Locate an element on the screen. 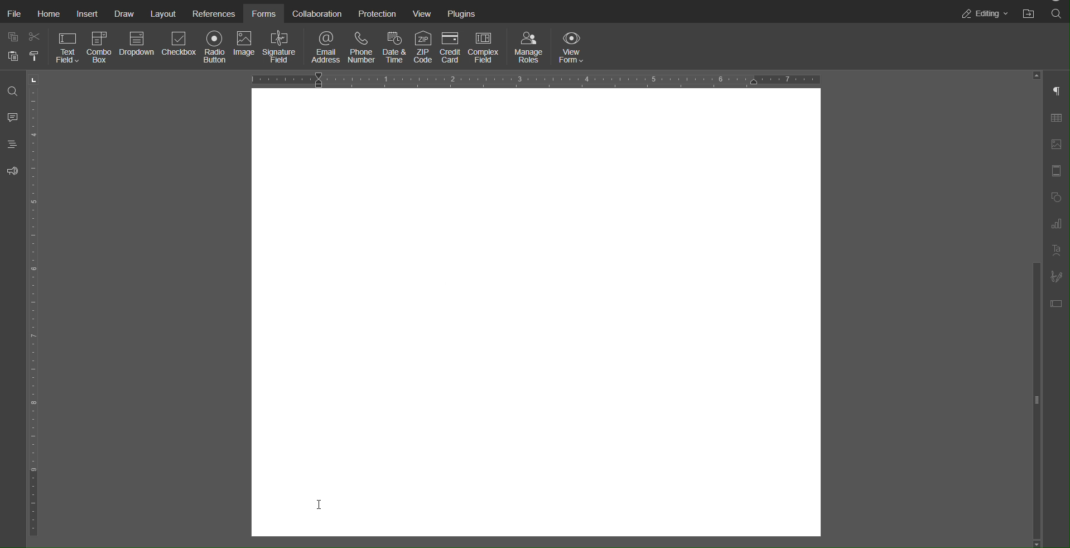 The width and height of the screenshot is (1070, 548). Headings is located at coordinates (12, 144).